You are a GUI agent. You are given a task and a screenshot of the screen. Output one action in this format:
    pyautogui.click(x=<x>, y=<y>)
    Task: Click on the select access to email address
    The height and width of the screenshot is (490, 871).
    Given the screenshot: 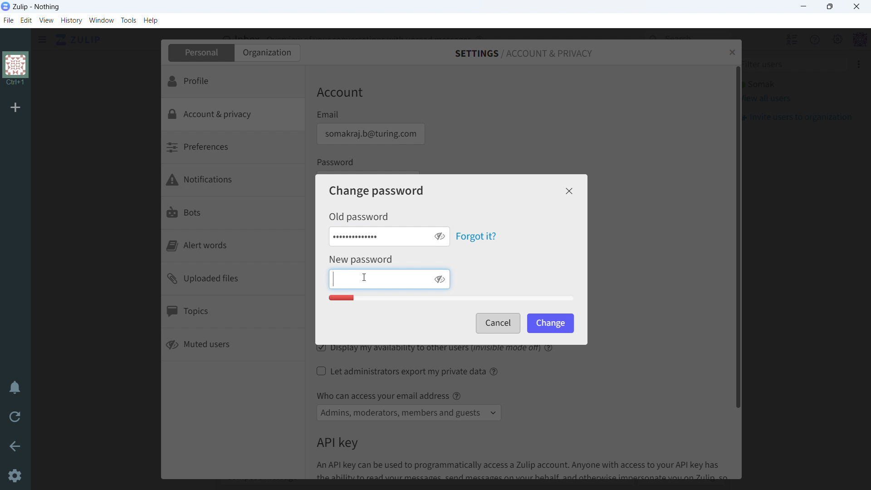 What is the action you would take?
    pyautogui.click(x=409, y=413)
    